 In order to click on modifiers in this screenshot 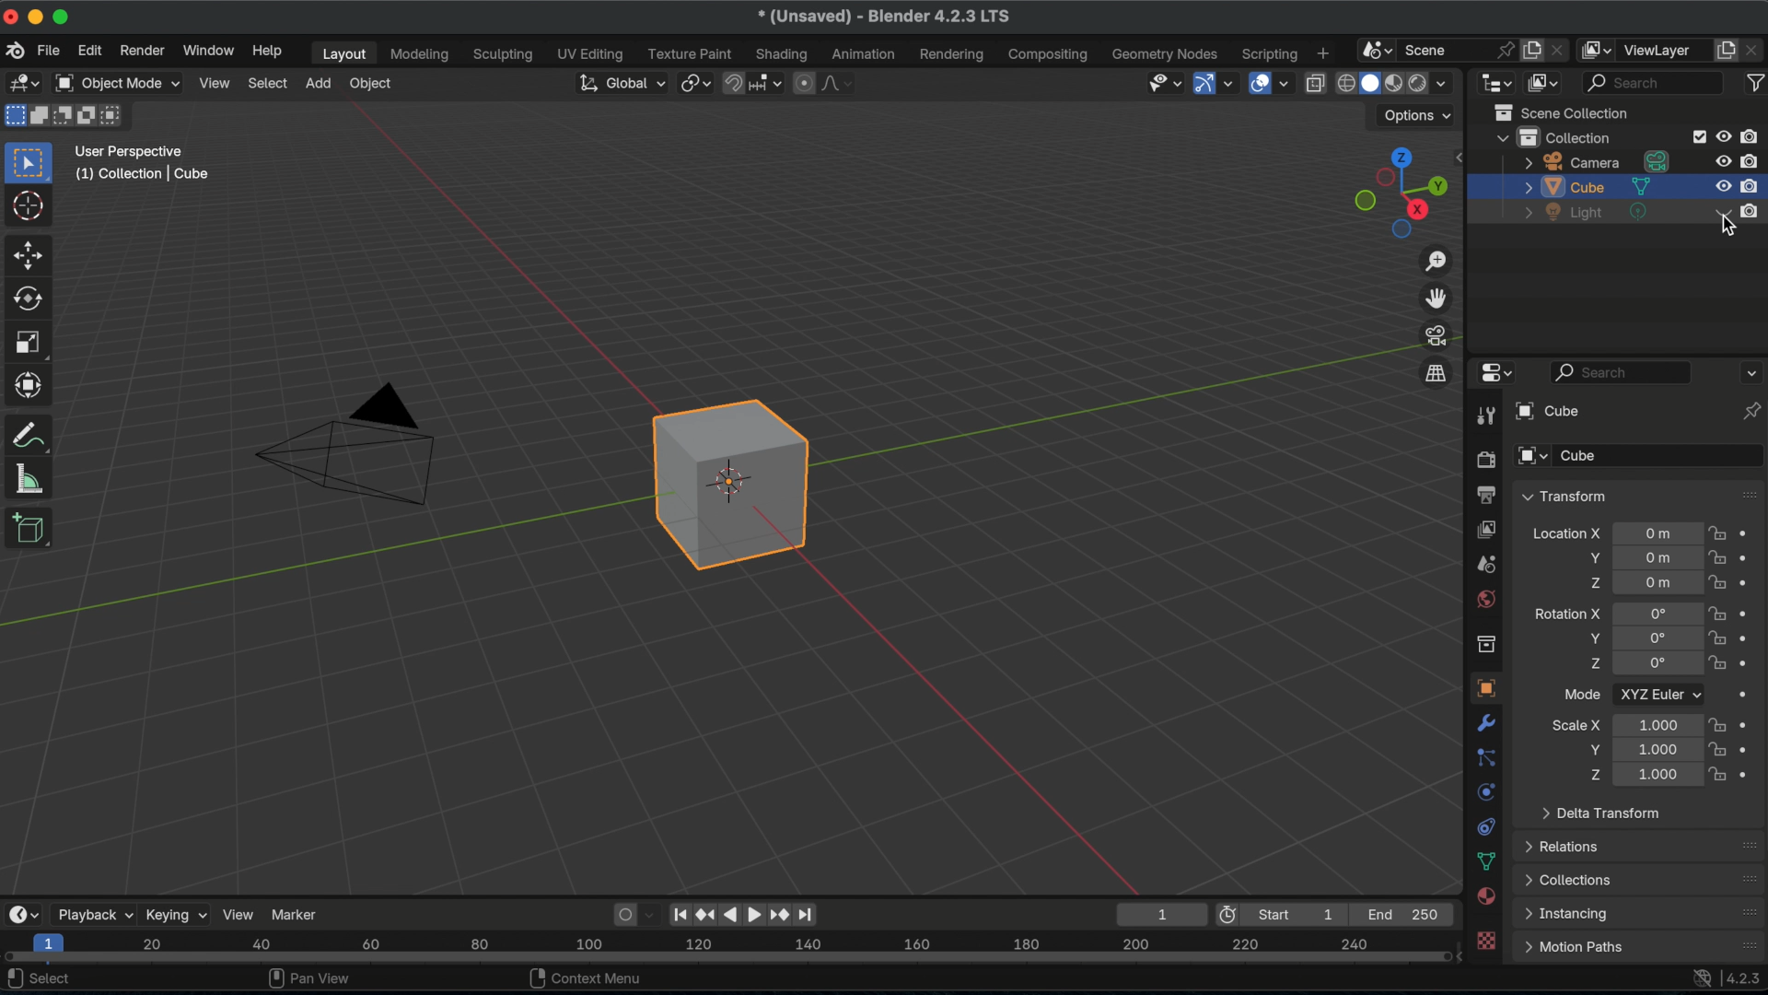, I will do `click(1486, 724)`.